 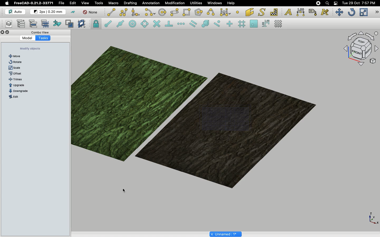 I want to click on  Downgrade, so click(x=22, y=91).